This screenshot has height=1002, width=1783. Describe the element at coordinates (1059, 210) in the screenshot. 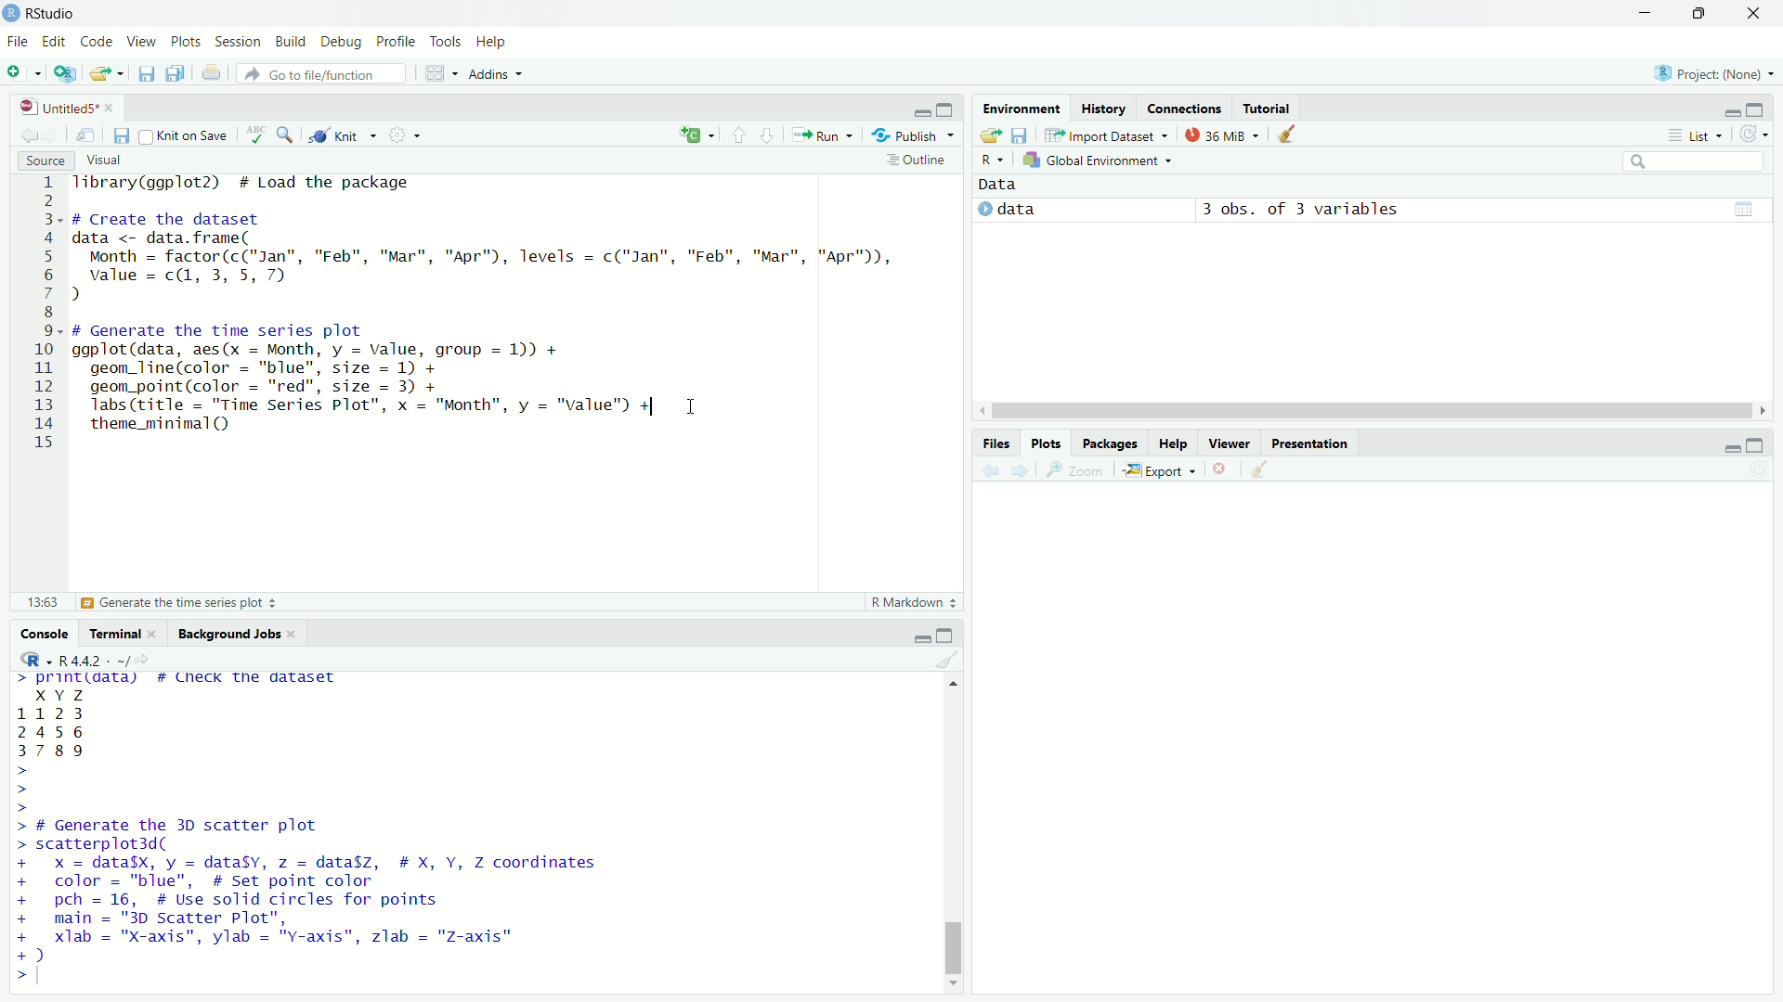

I see `data` at that location.